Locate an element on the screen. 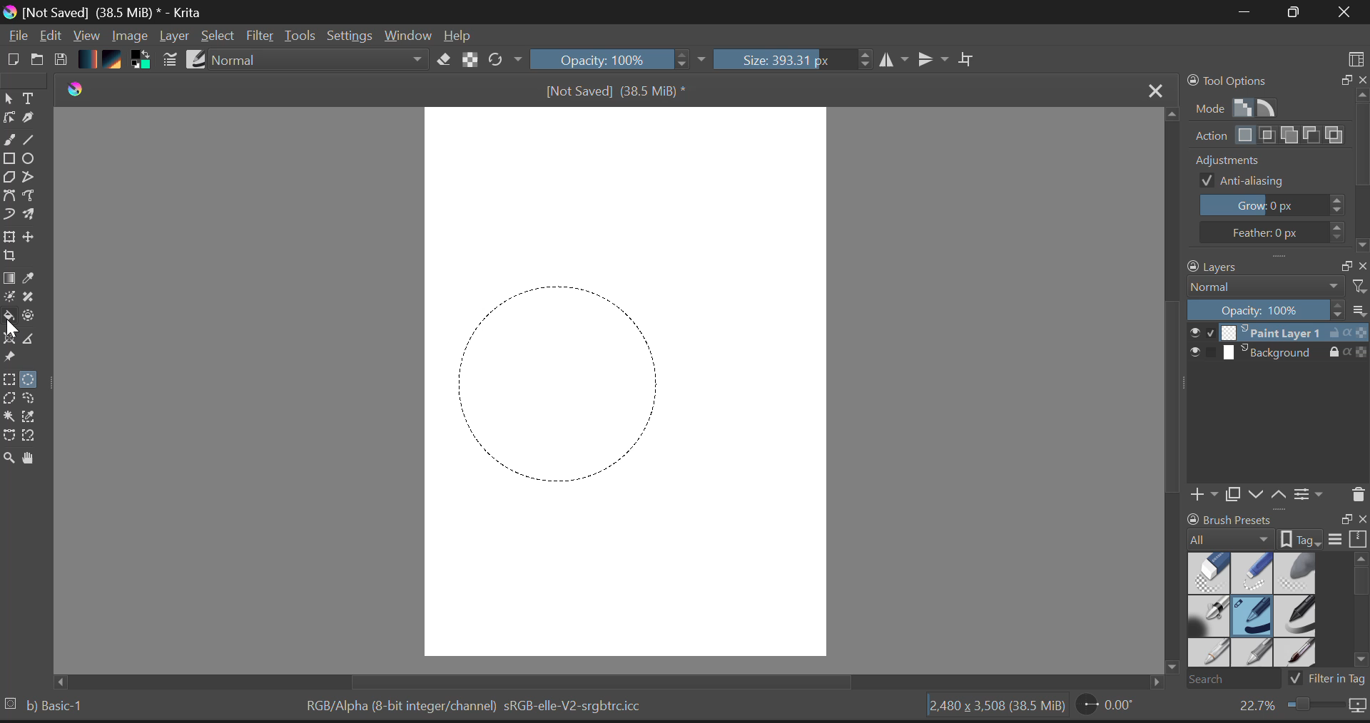  Fill is located at coordinates (10, 316).